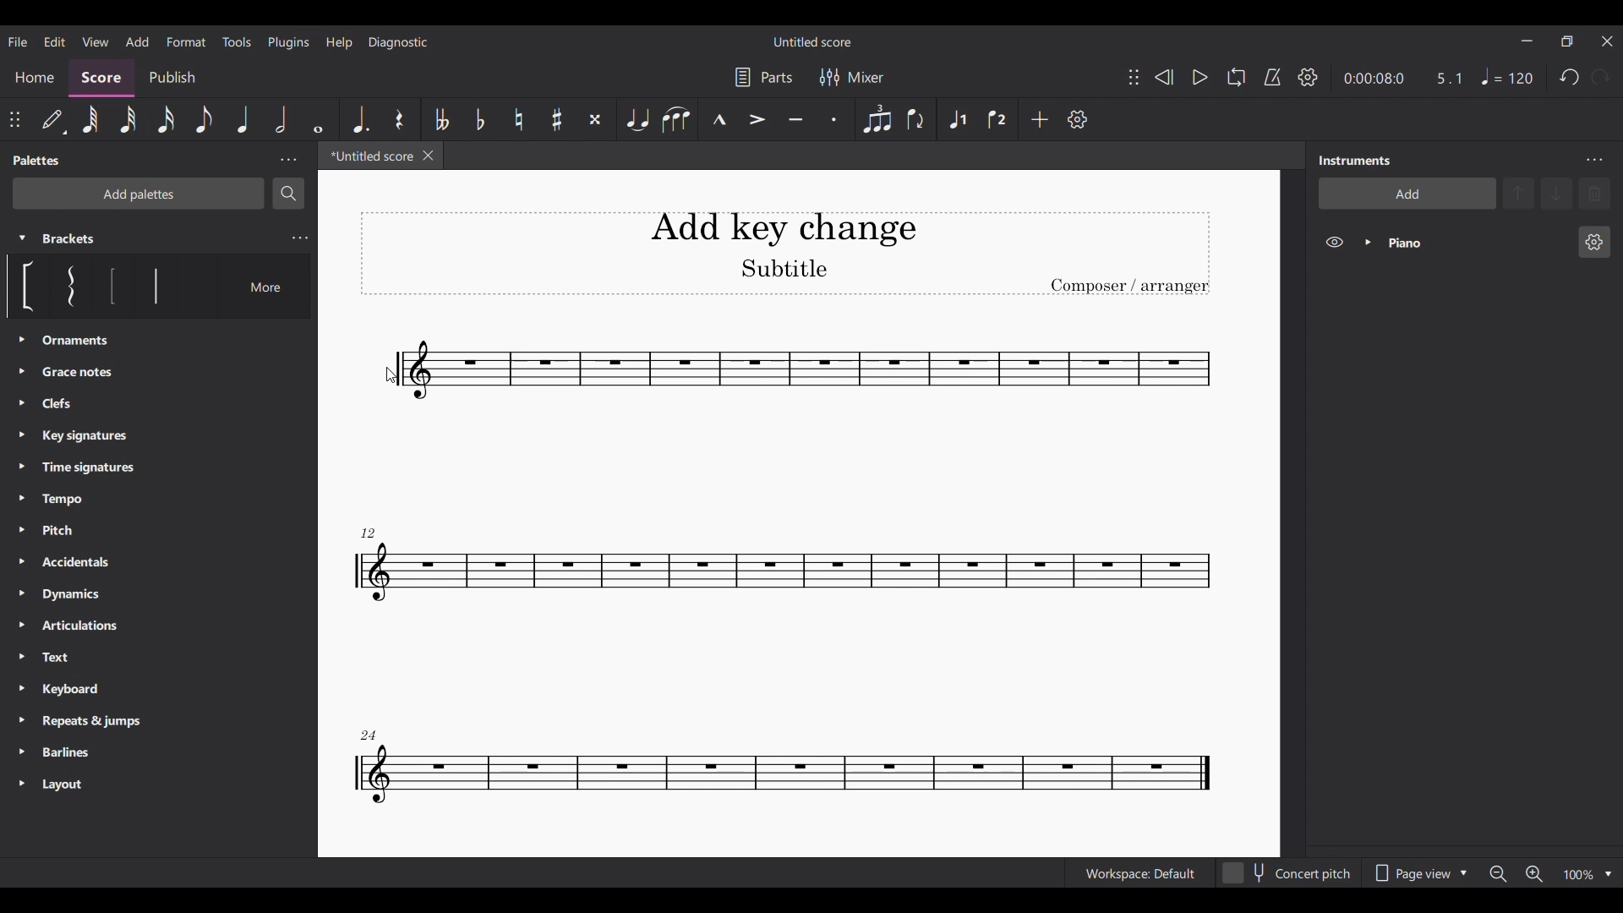 The width and height of the screenshot is (1623, 913). Describe the element at coordinates (558, 120) in the screenshot. I see `Toggle sharp` at that location.